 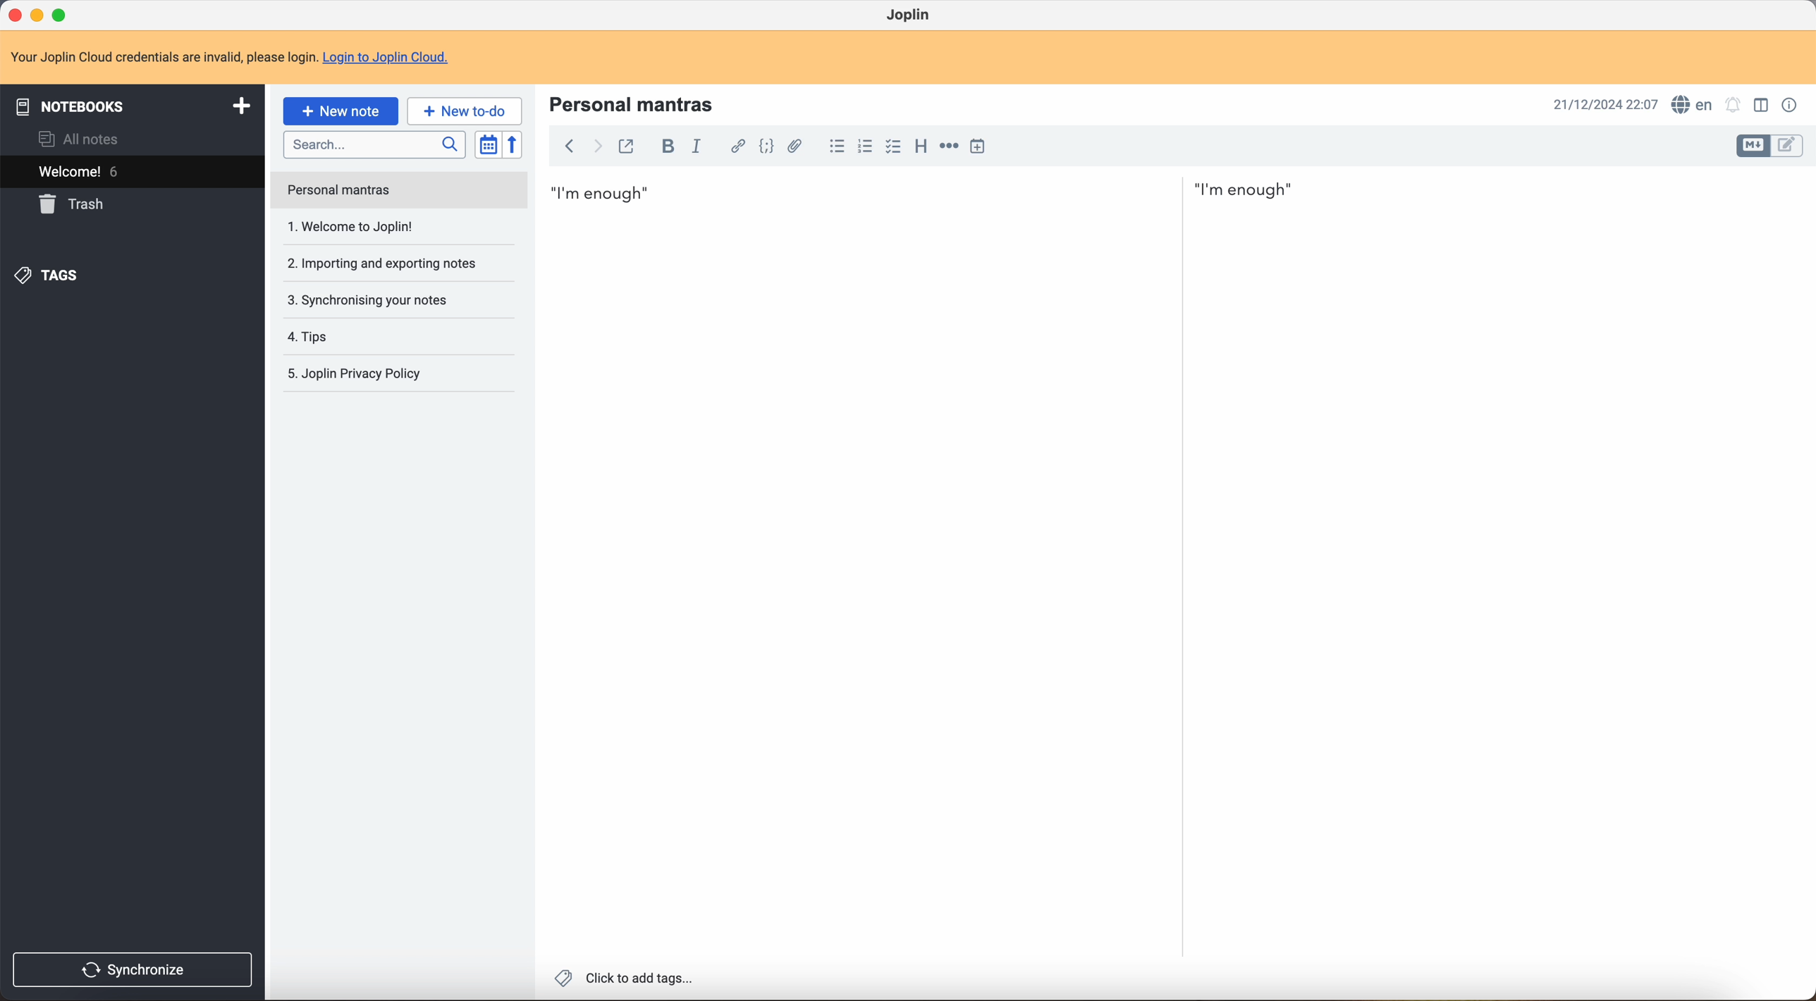 I want to click on heading, so click(x=921, y=149).